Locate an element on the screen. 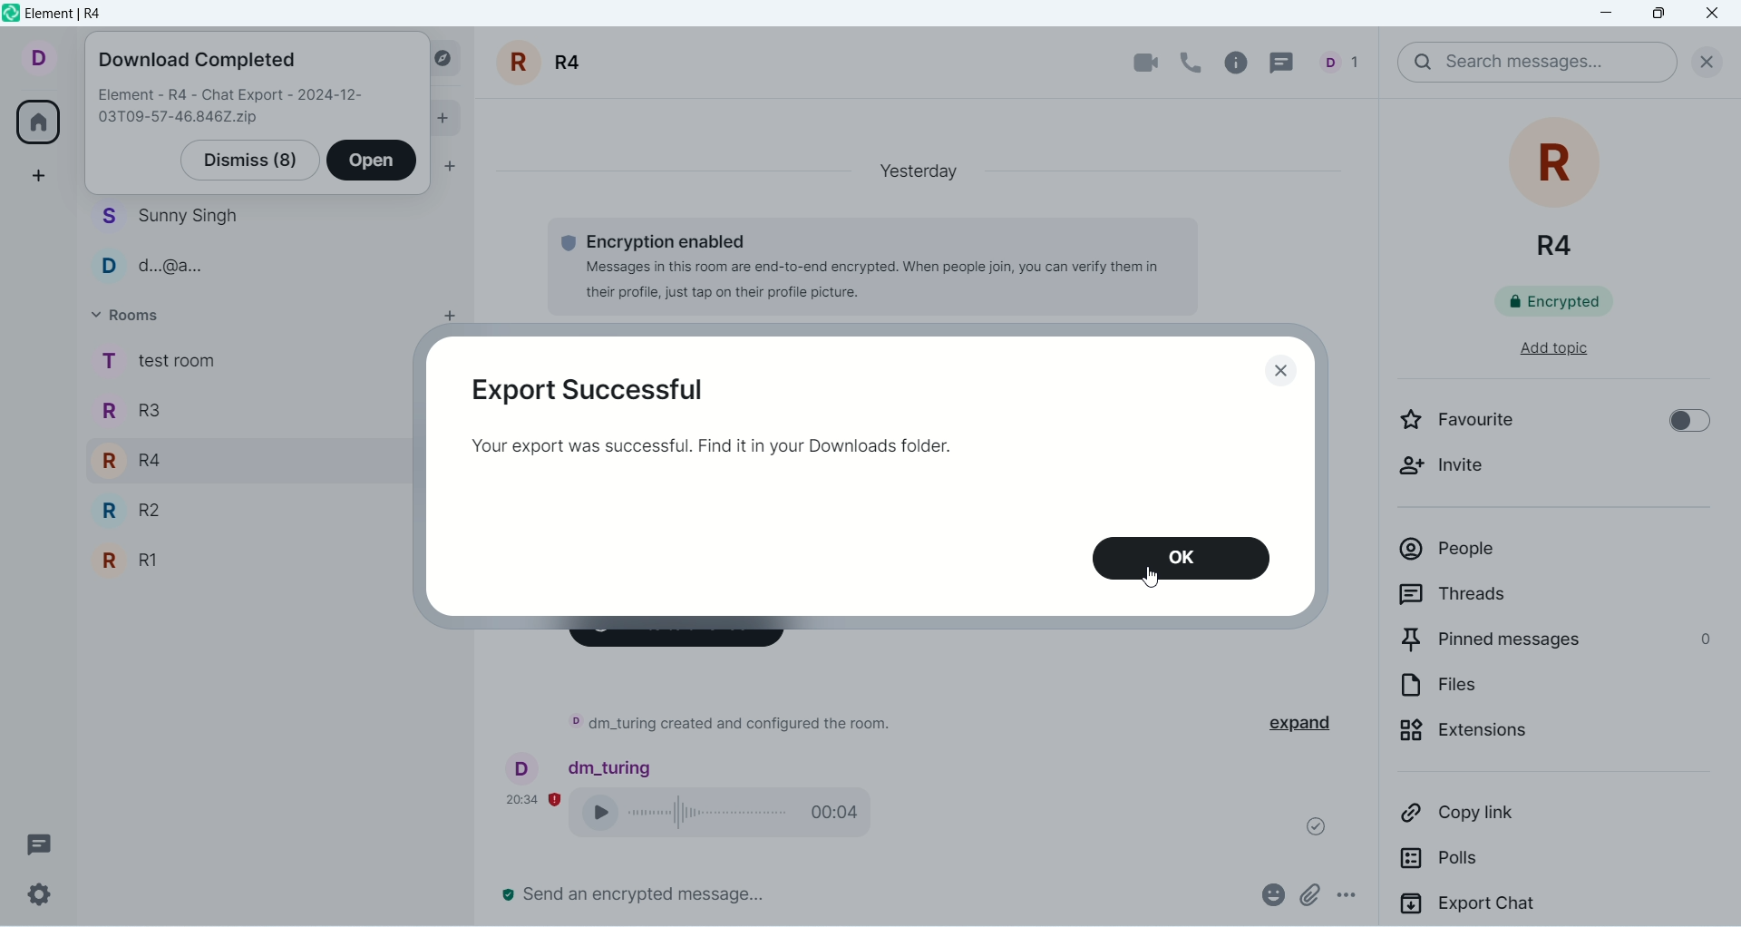  people is located at coordinates (172, 242).